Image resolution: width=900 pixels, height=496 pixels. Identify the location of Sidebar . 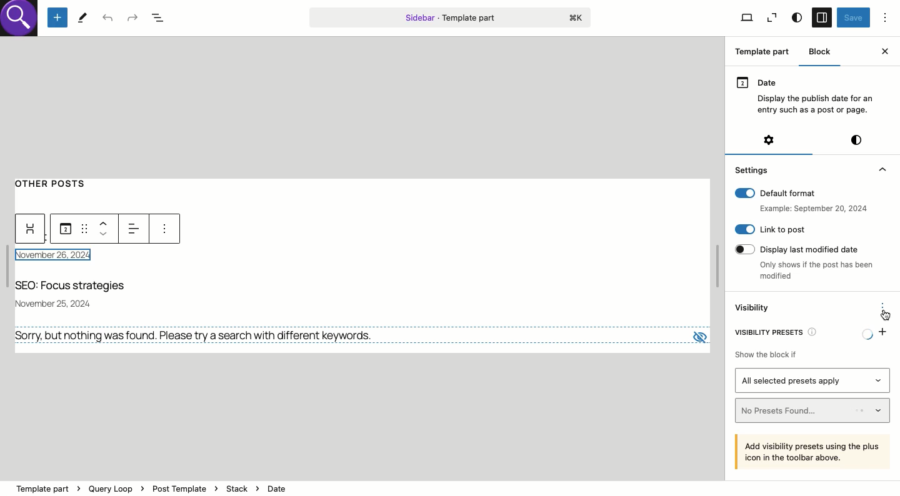
(821, 18).